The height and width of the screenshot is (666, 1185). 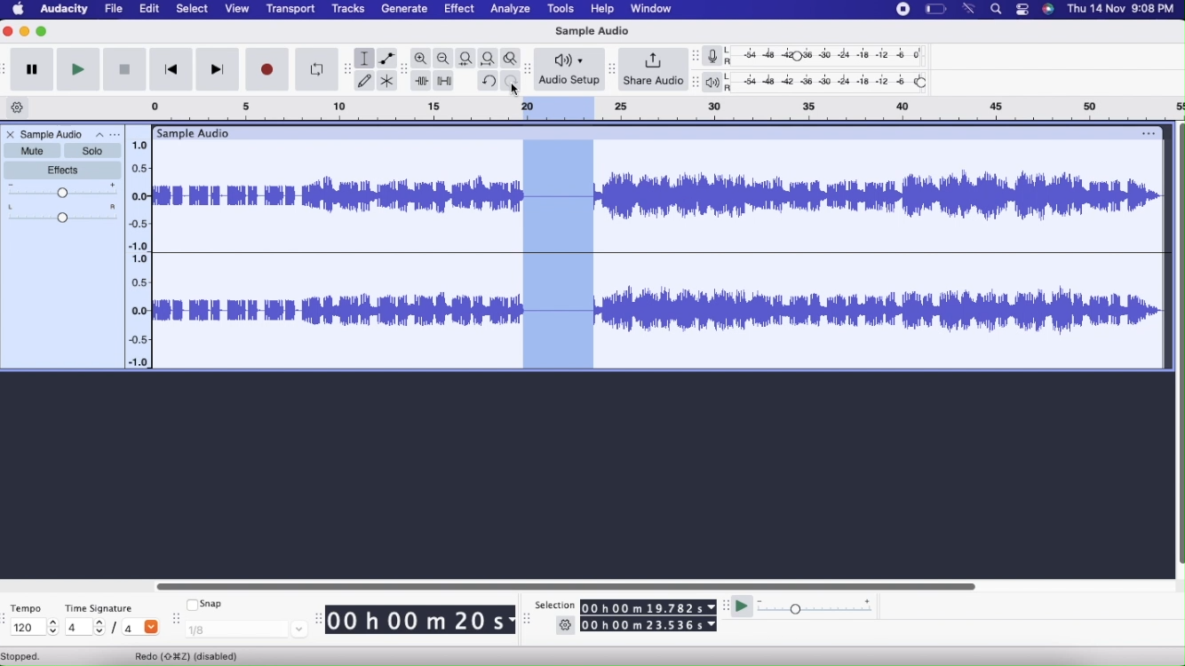 What do you see at coordinates (150, 9) in the screenshot?
I see `Edit` at bounding box center [150, 9].